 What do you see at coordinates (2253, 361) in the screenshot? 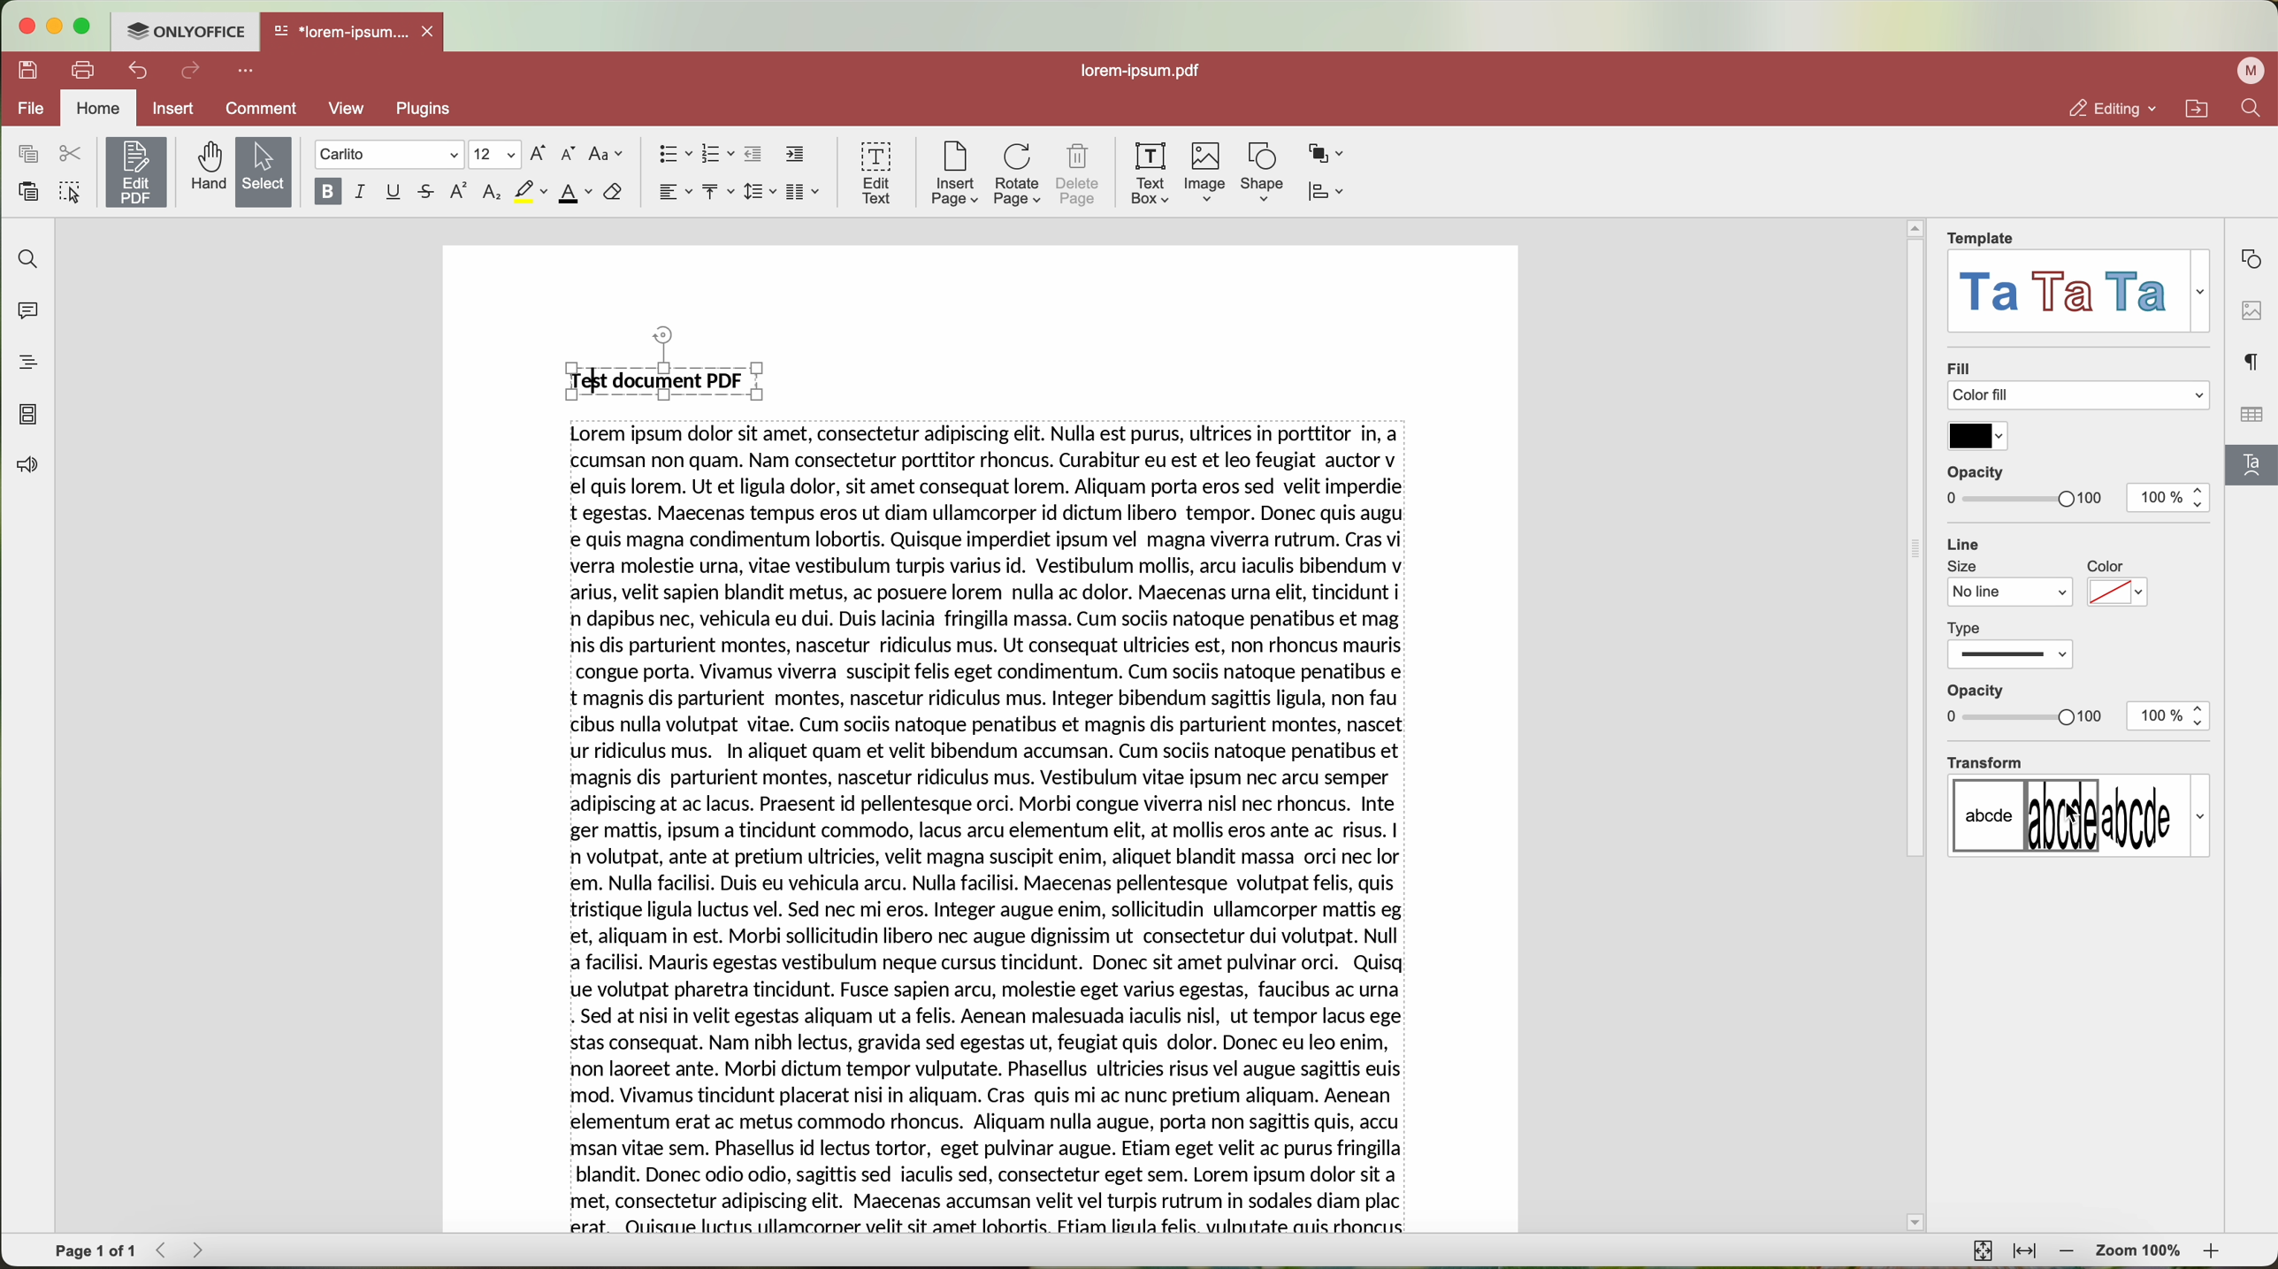
I see `paragraph settings` at bounding box center [2253, 361].